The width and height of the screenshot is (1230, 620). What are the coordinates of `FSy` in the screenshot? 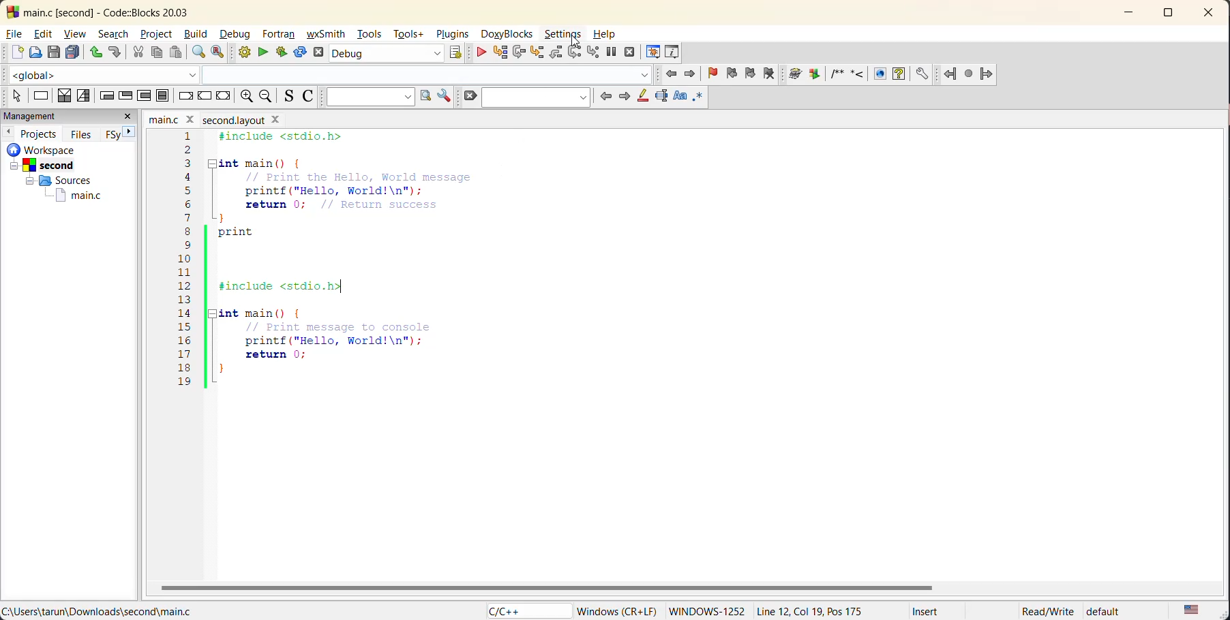 It's located at (112, 134).